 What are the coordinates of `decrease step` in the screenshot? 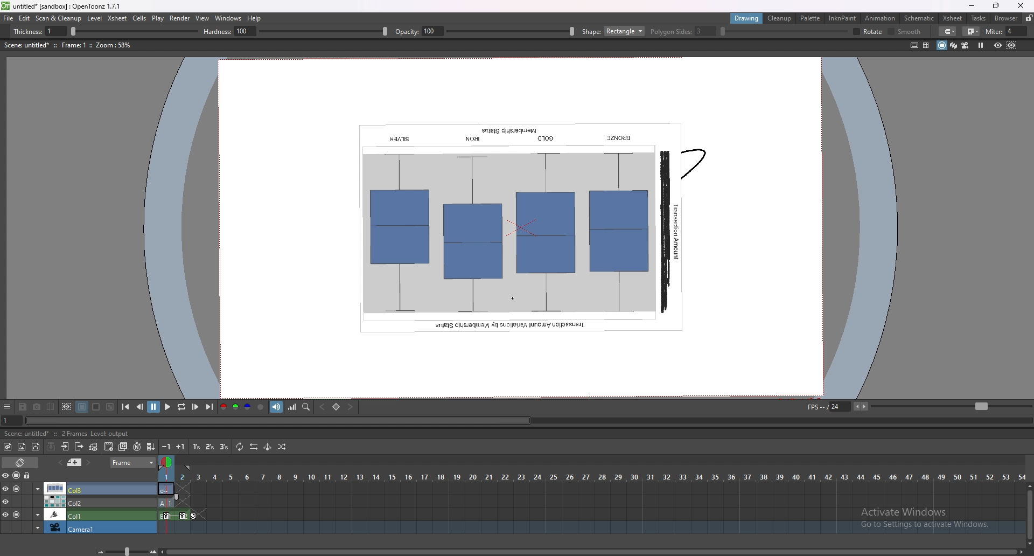 It's located at (166, 447).